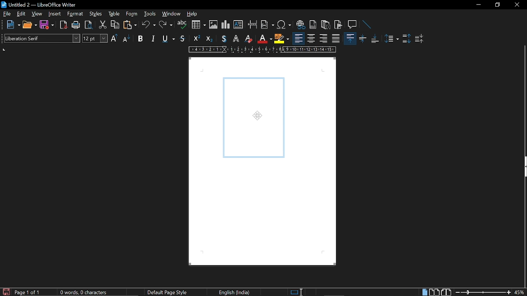 This screenshot has height=296, width=527. I want to click on align center, so click(312, 39).